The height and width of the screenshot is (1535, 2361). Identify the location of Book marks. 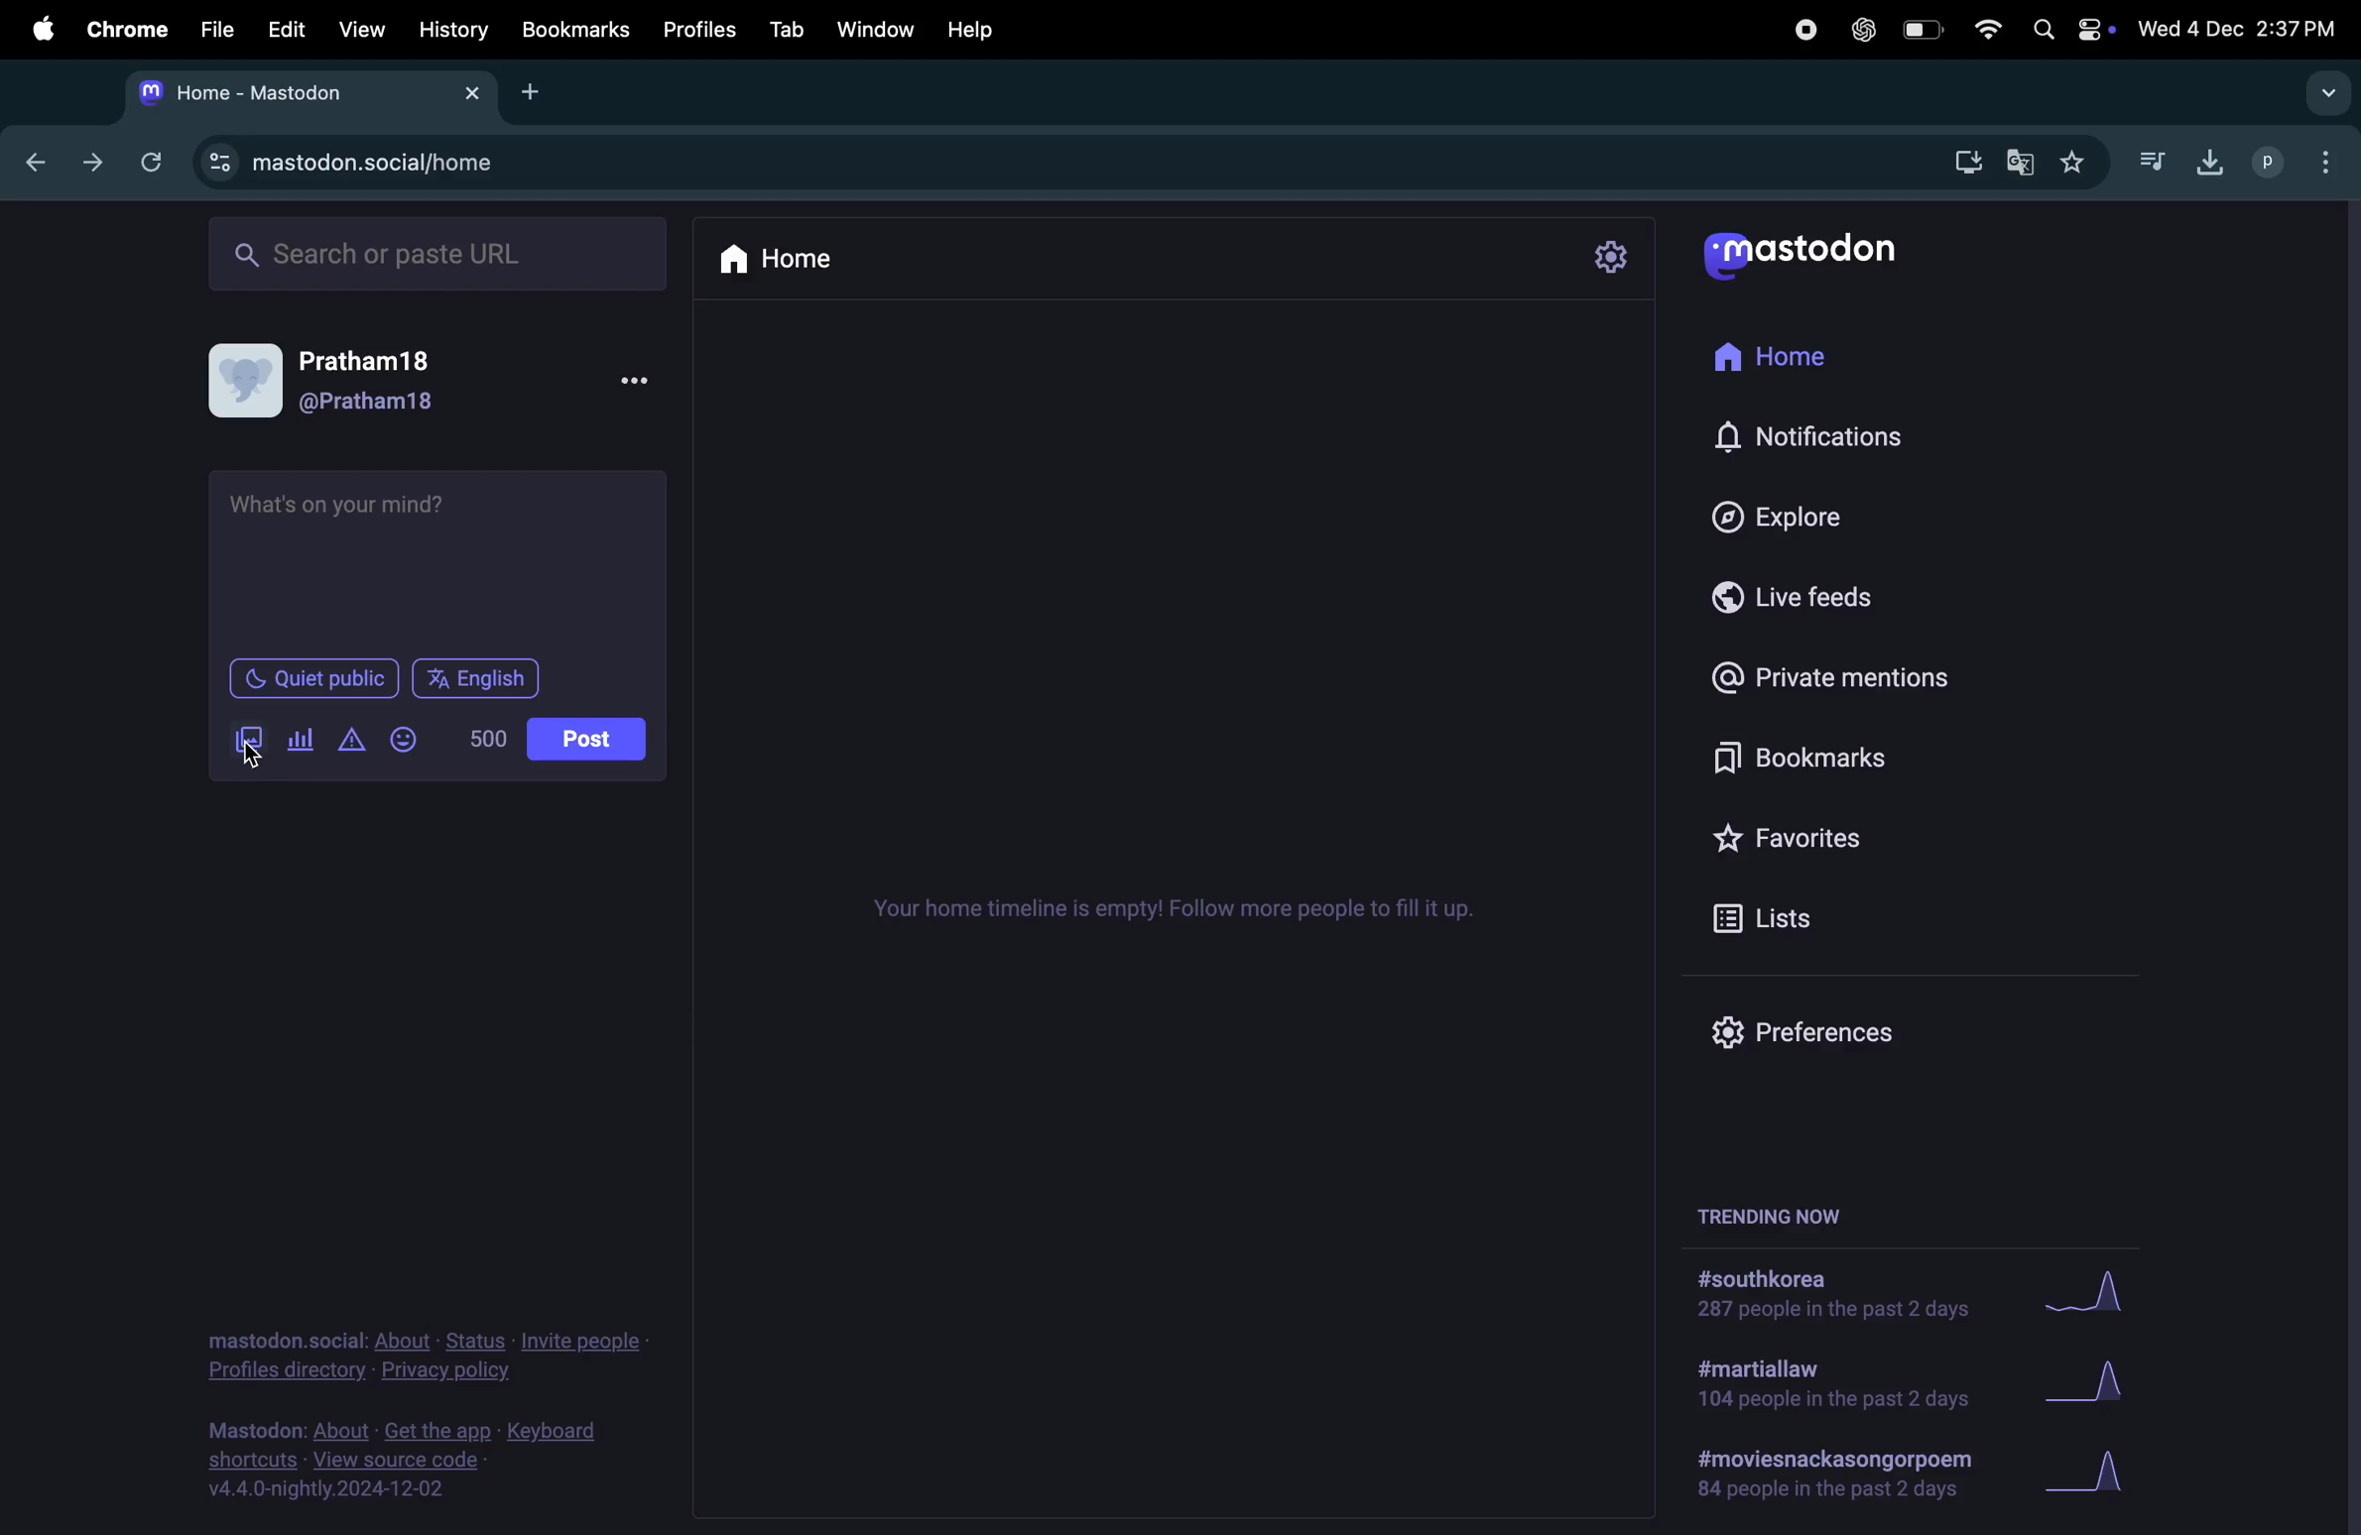
(1788, 762).